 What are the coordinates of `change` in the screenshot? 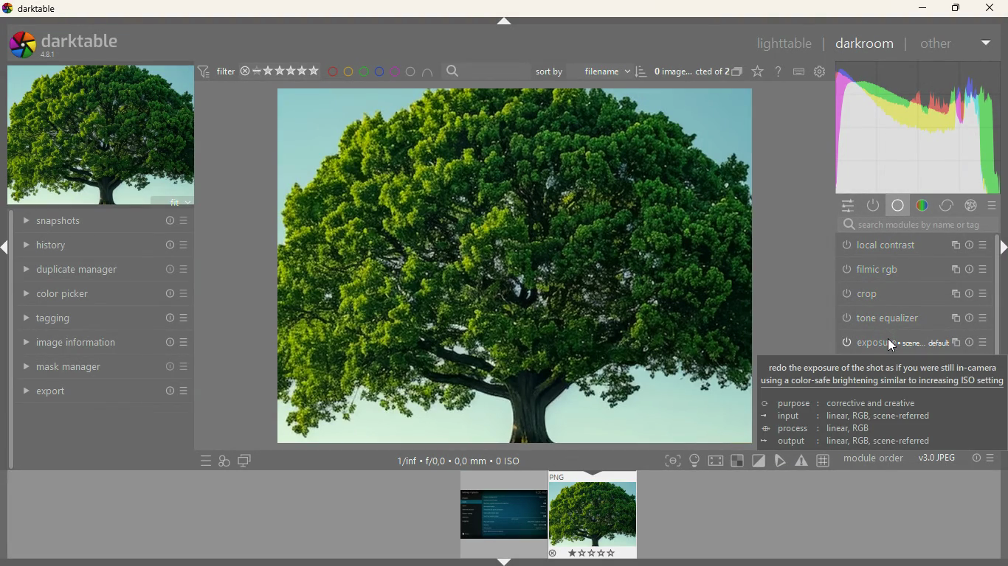 It's located at (982, 244).